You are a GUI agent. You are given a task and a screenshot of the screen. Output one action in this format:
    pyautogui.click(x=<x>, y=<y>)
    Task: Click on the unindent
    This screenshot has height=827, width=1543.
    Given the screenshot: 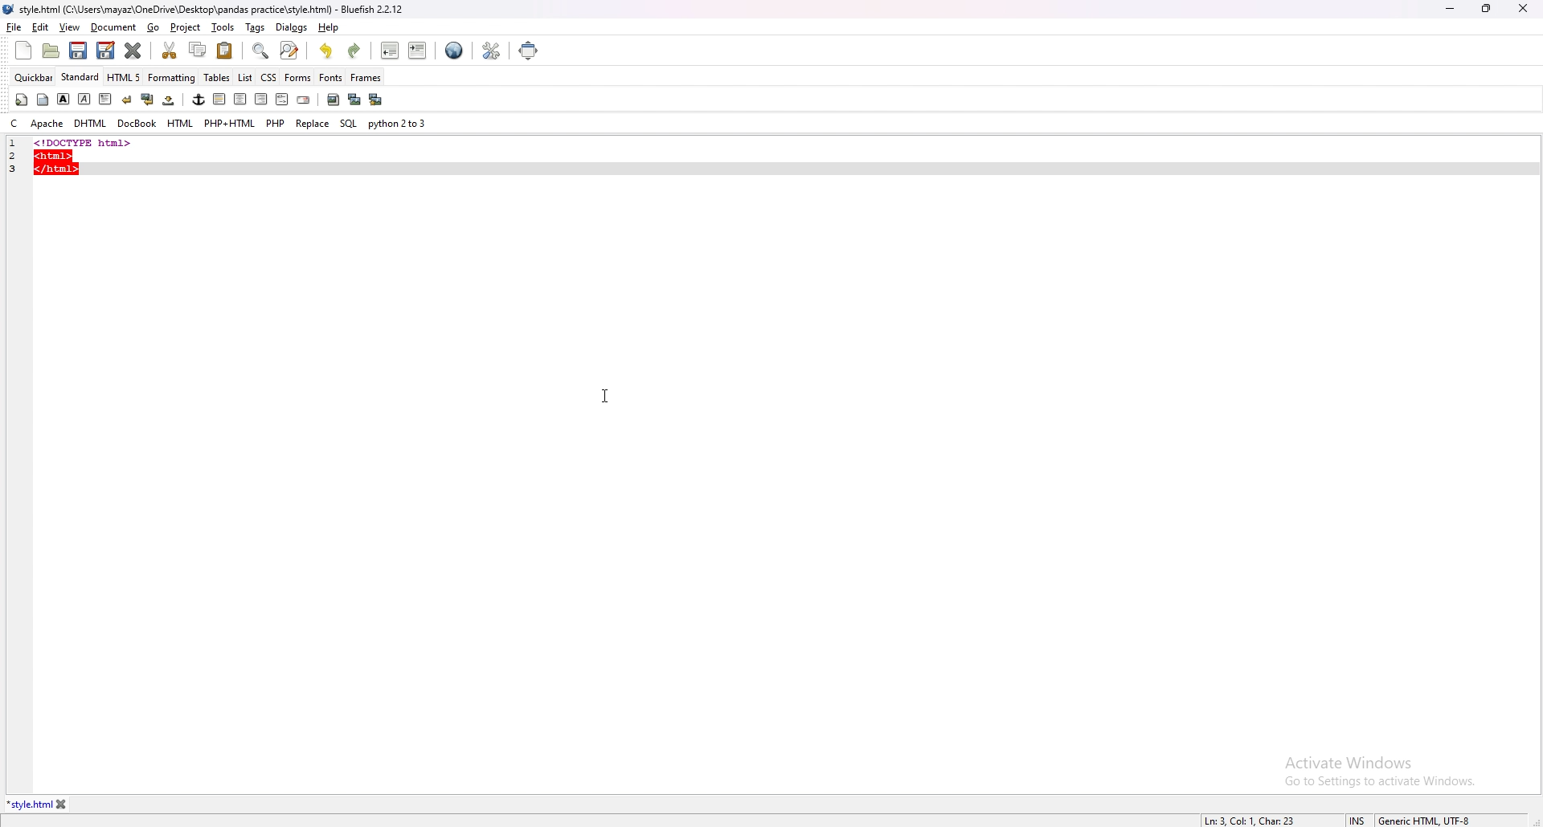 What is the action you would take?
    pyautogui.click(x=391, y=51)
    